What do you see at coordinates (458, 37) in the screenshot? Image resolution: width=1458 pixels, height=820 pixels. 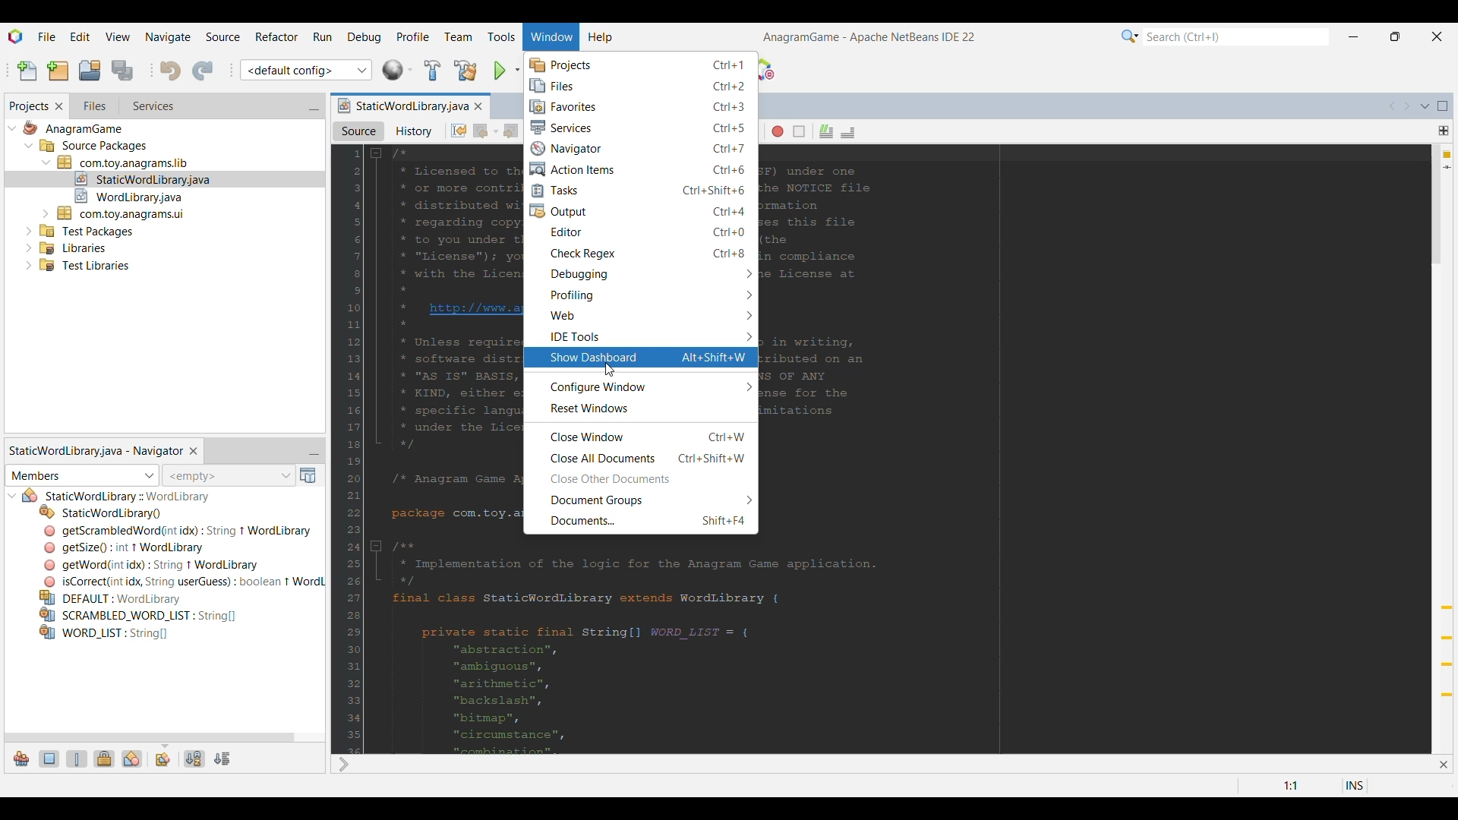 I see `Team menu` at bounding box center [458, 37].